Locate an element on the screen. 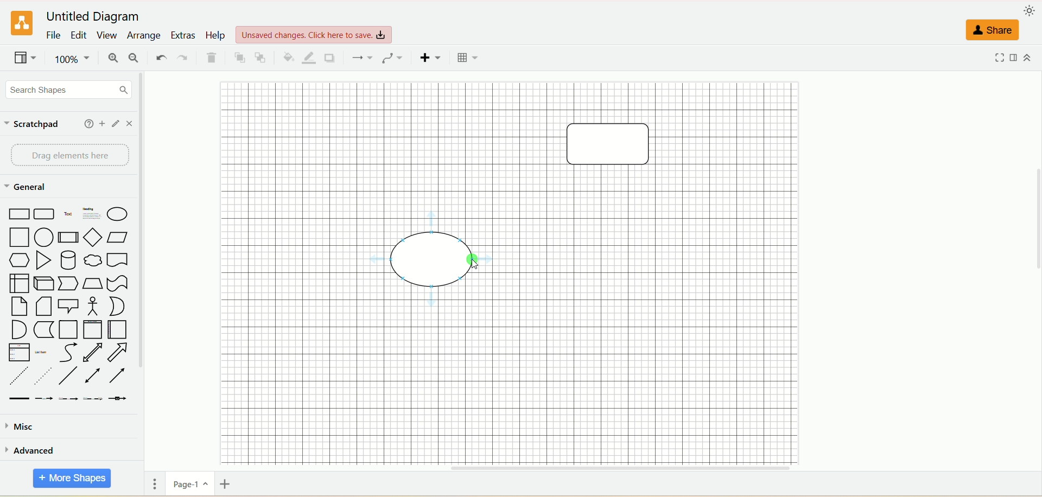 Image resolution: width=1042 pixels, height=497 pixels. redo is located at coordinates (183, 58).